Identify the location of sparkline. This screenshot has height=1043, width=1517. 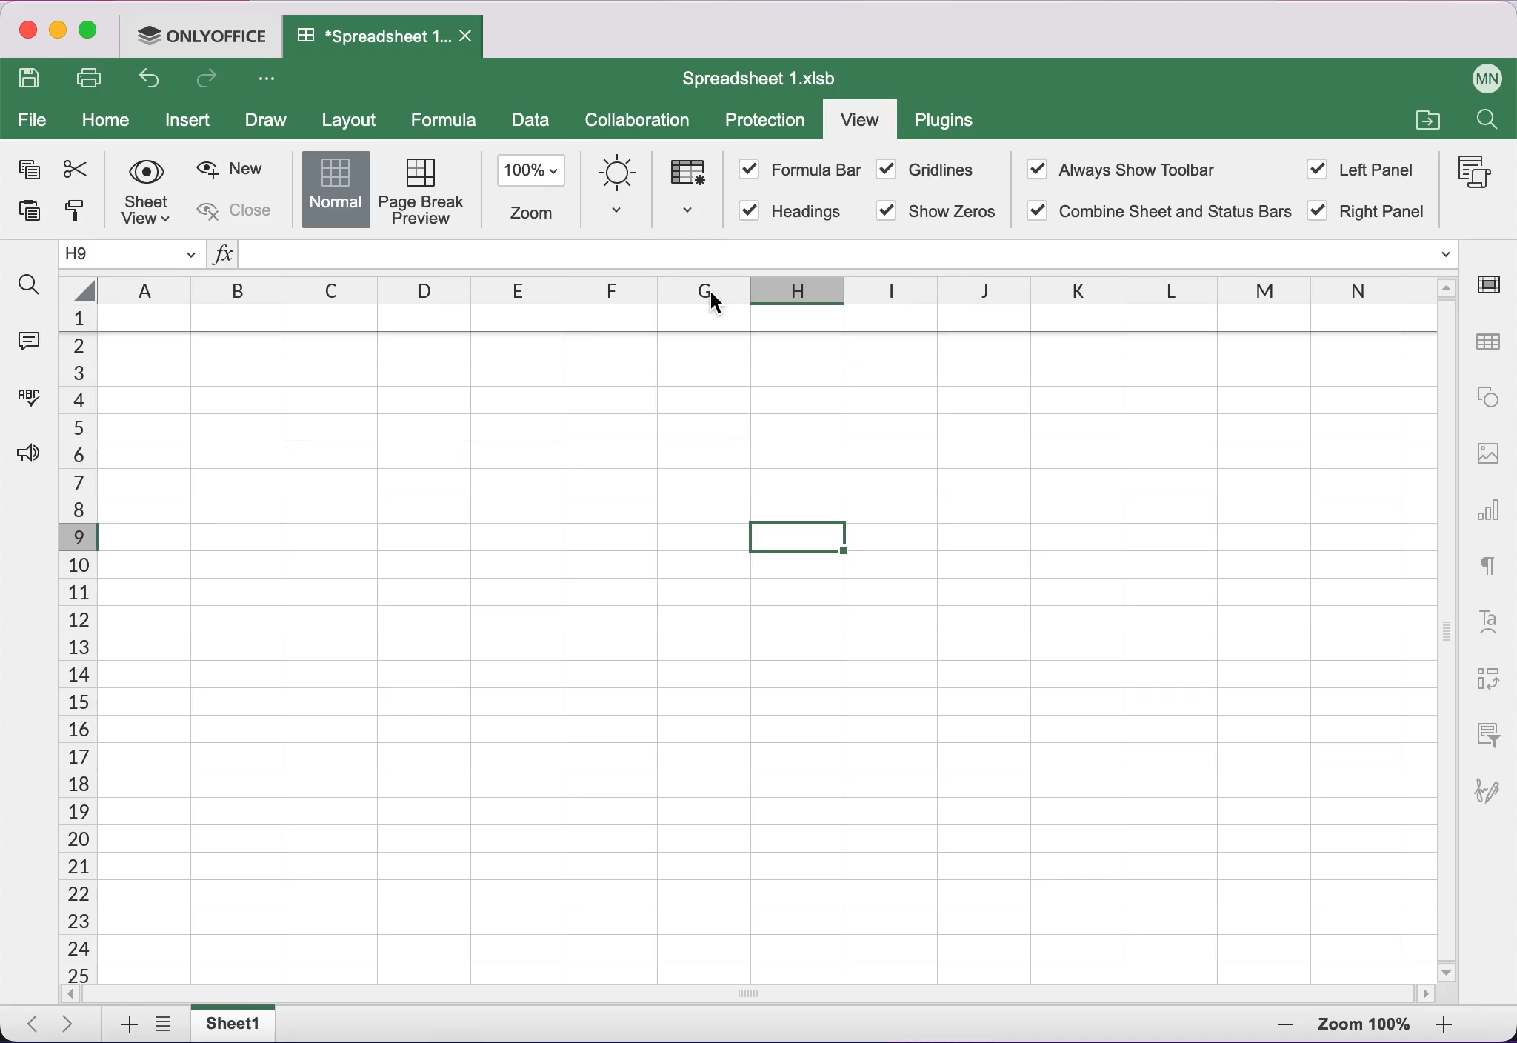
(696, 193).